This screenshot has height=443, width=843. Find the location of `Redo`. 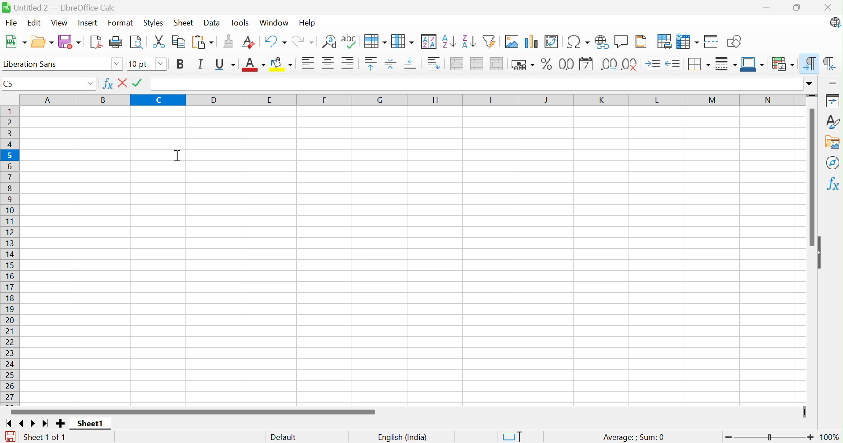

Redo is located at coordinates (302, 42).